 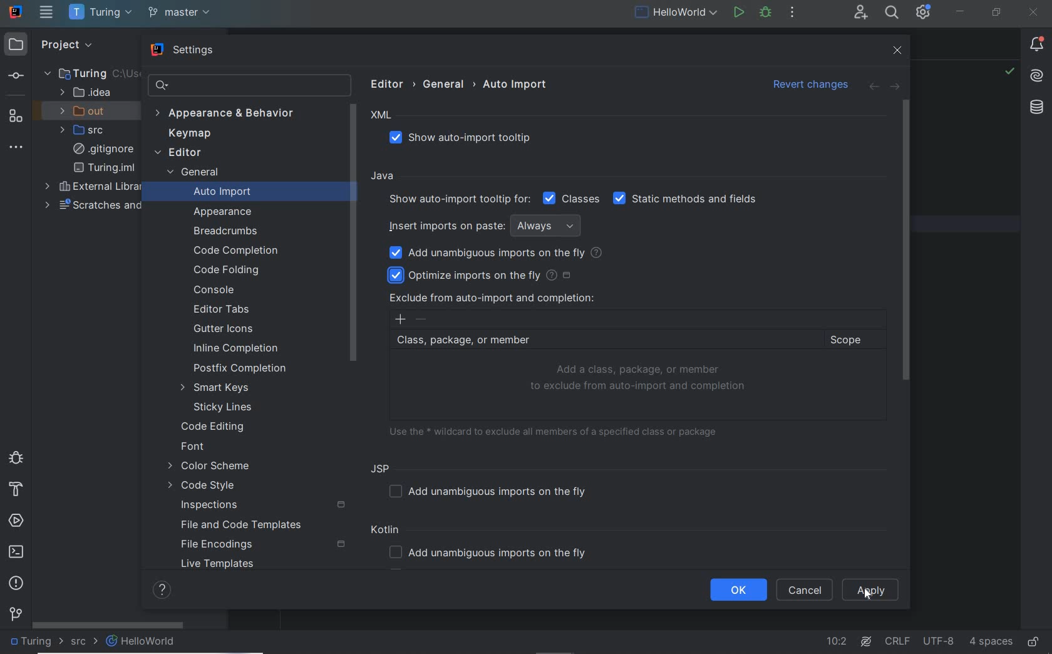 What do you see at coordinates (872, 590) in the screenshot?
I see `APPLY` at bounding box center [872, 590].